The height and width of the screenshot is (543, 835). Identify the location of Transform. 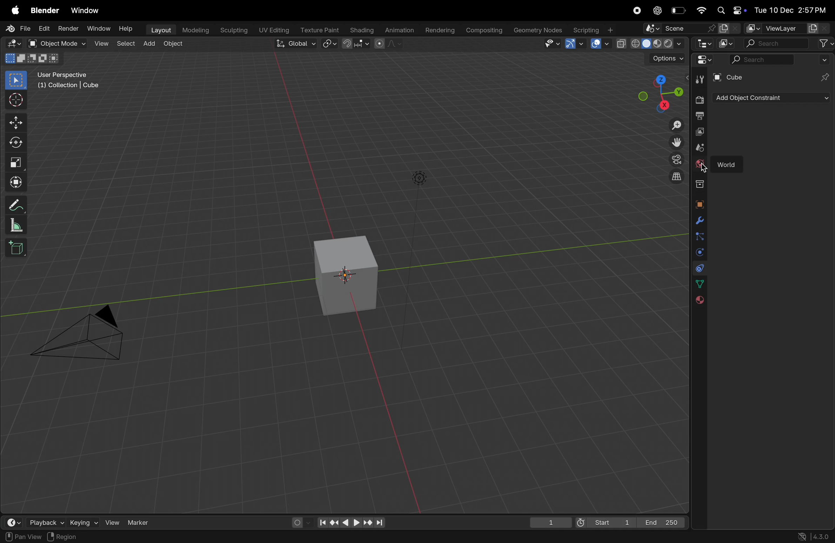
(17, 182).